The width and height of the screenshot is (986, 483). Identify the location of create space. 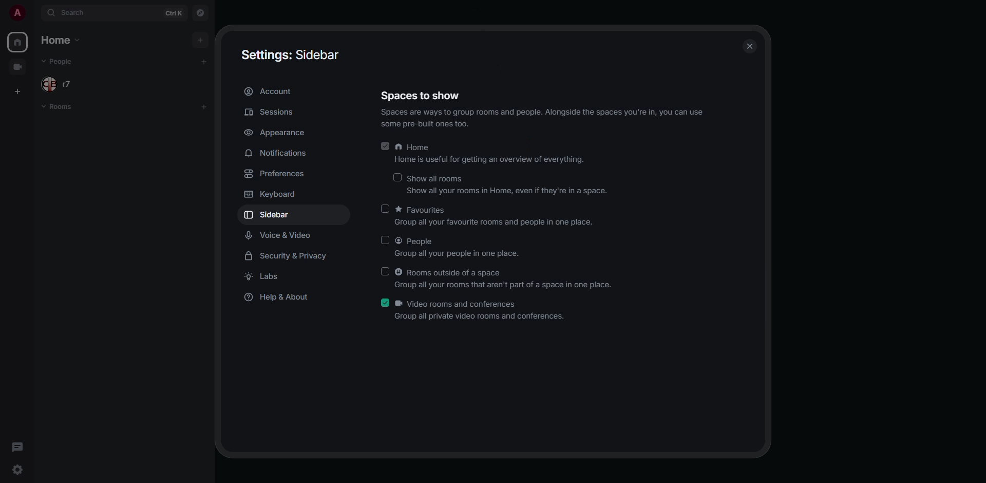
(20, 67).